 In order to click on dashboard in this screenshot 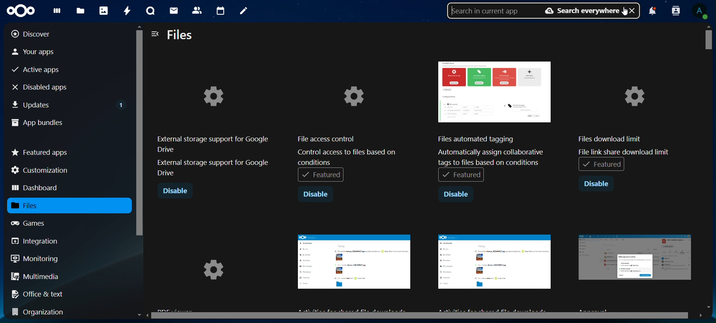, I will do `click(57, 12)`.